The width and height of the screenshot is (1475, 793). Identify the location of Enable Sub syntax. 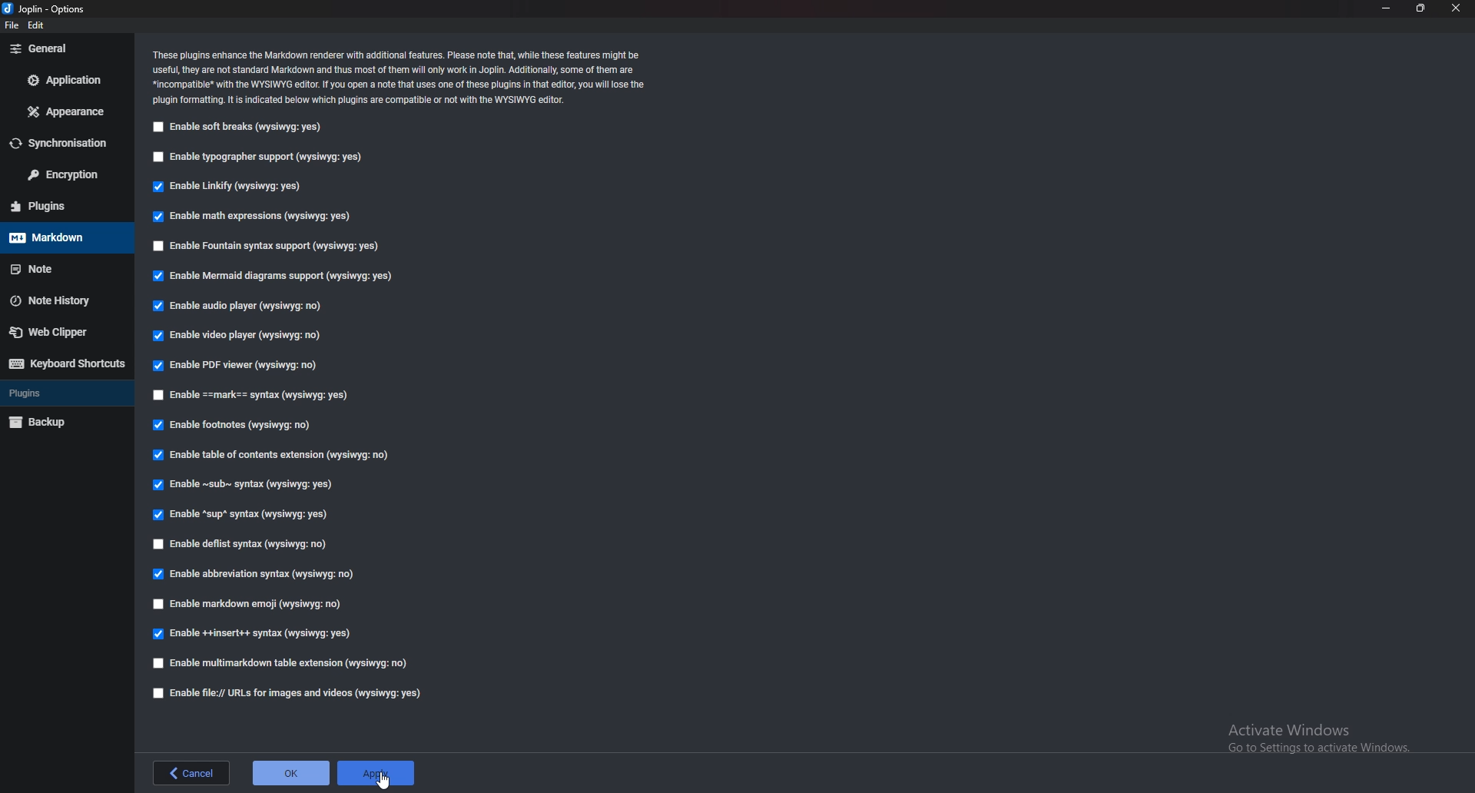
(246, 483).